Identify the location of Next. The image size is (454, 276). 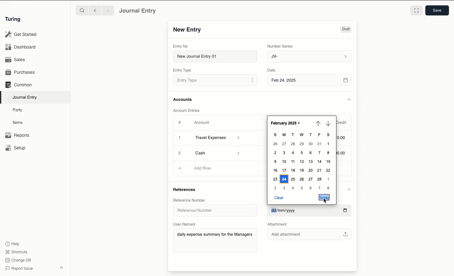
(328, 123).